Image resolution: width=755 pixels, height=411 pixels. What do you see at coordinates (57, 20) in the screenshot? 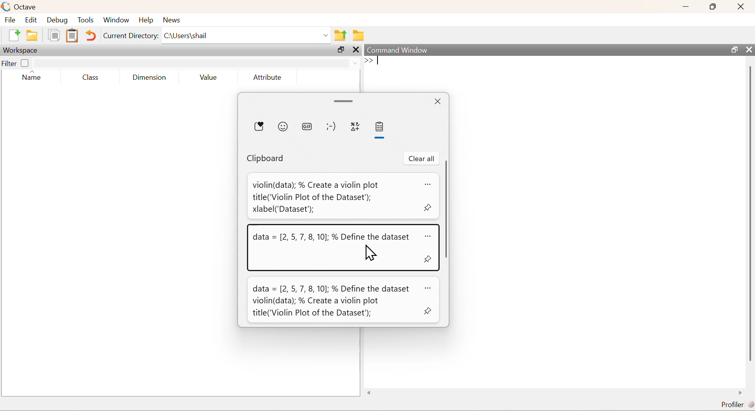
I see `debug` at bounding box center [57, 20].